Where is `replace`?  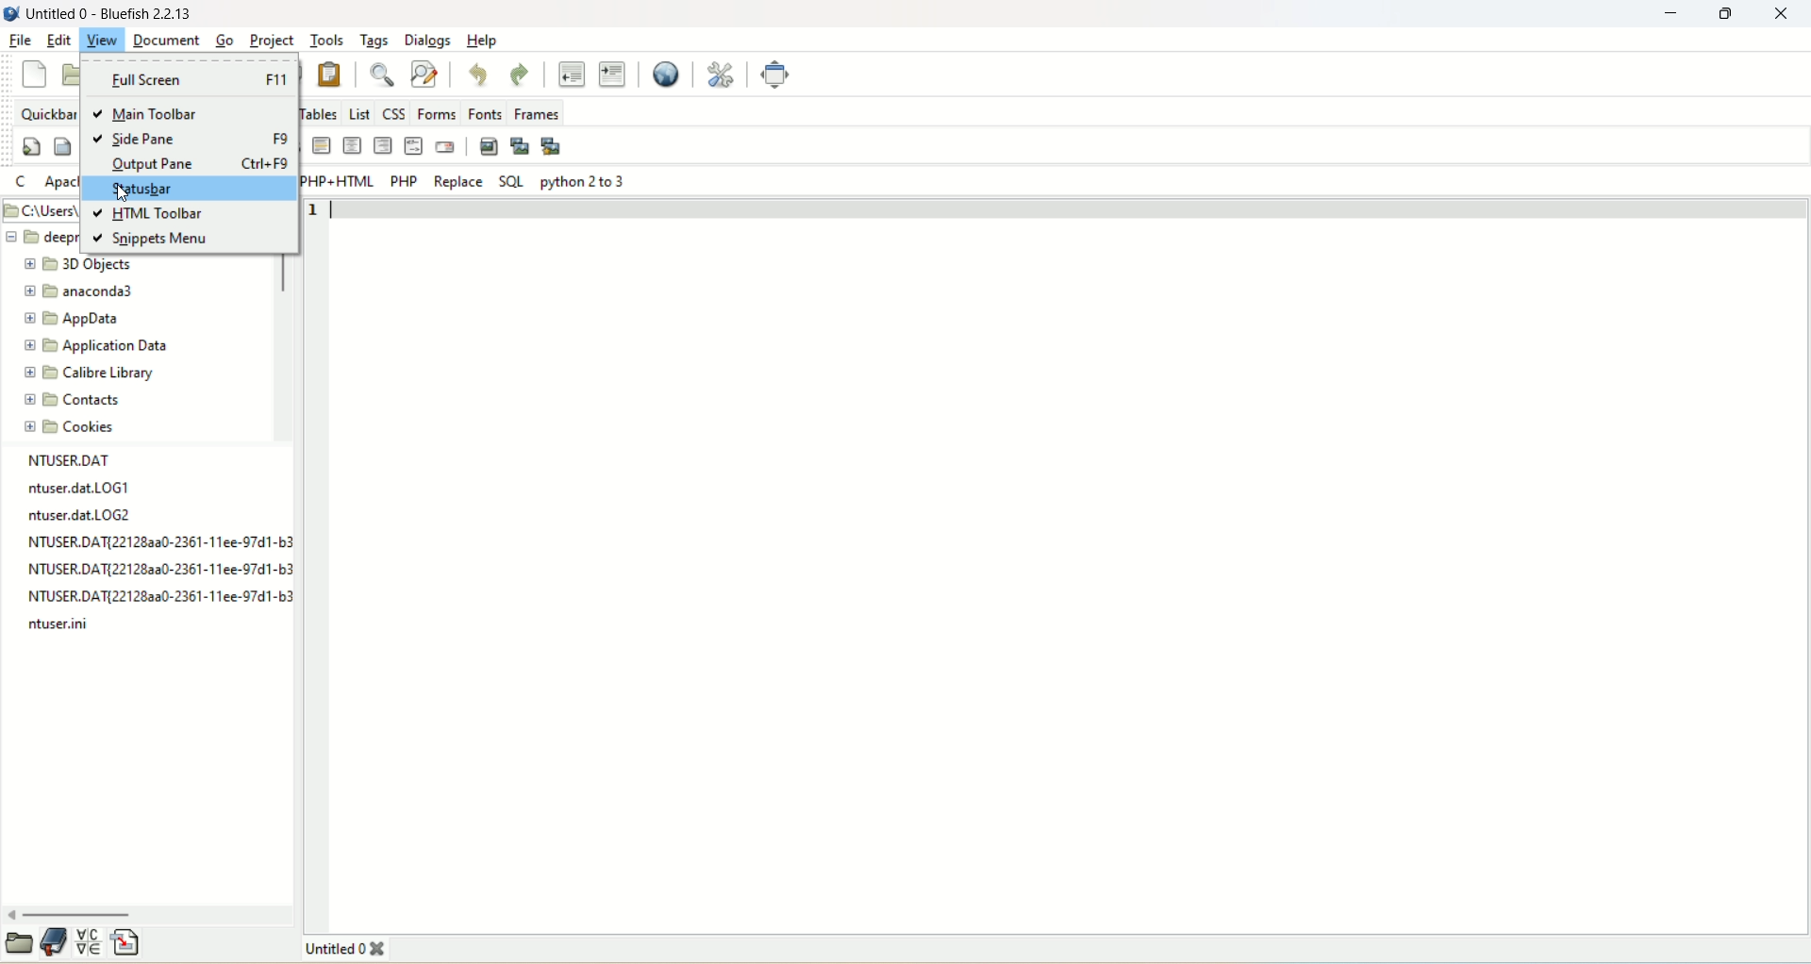
replace is located at coordinates (456, 181).